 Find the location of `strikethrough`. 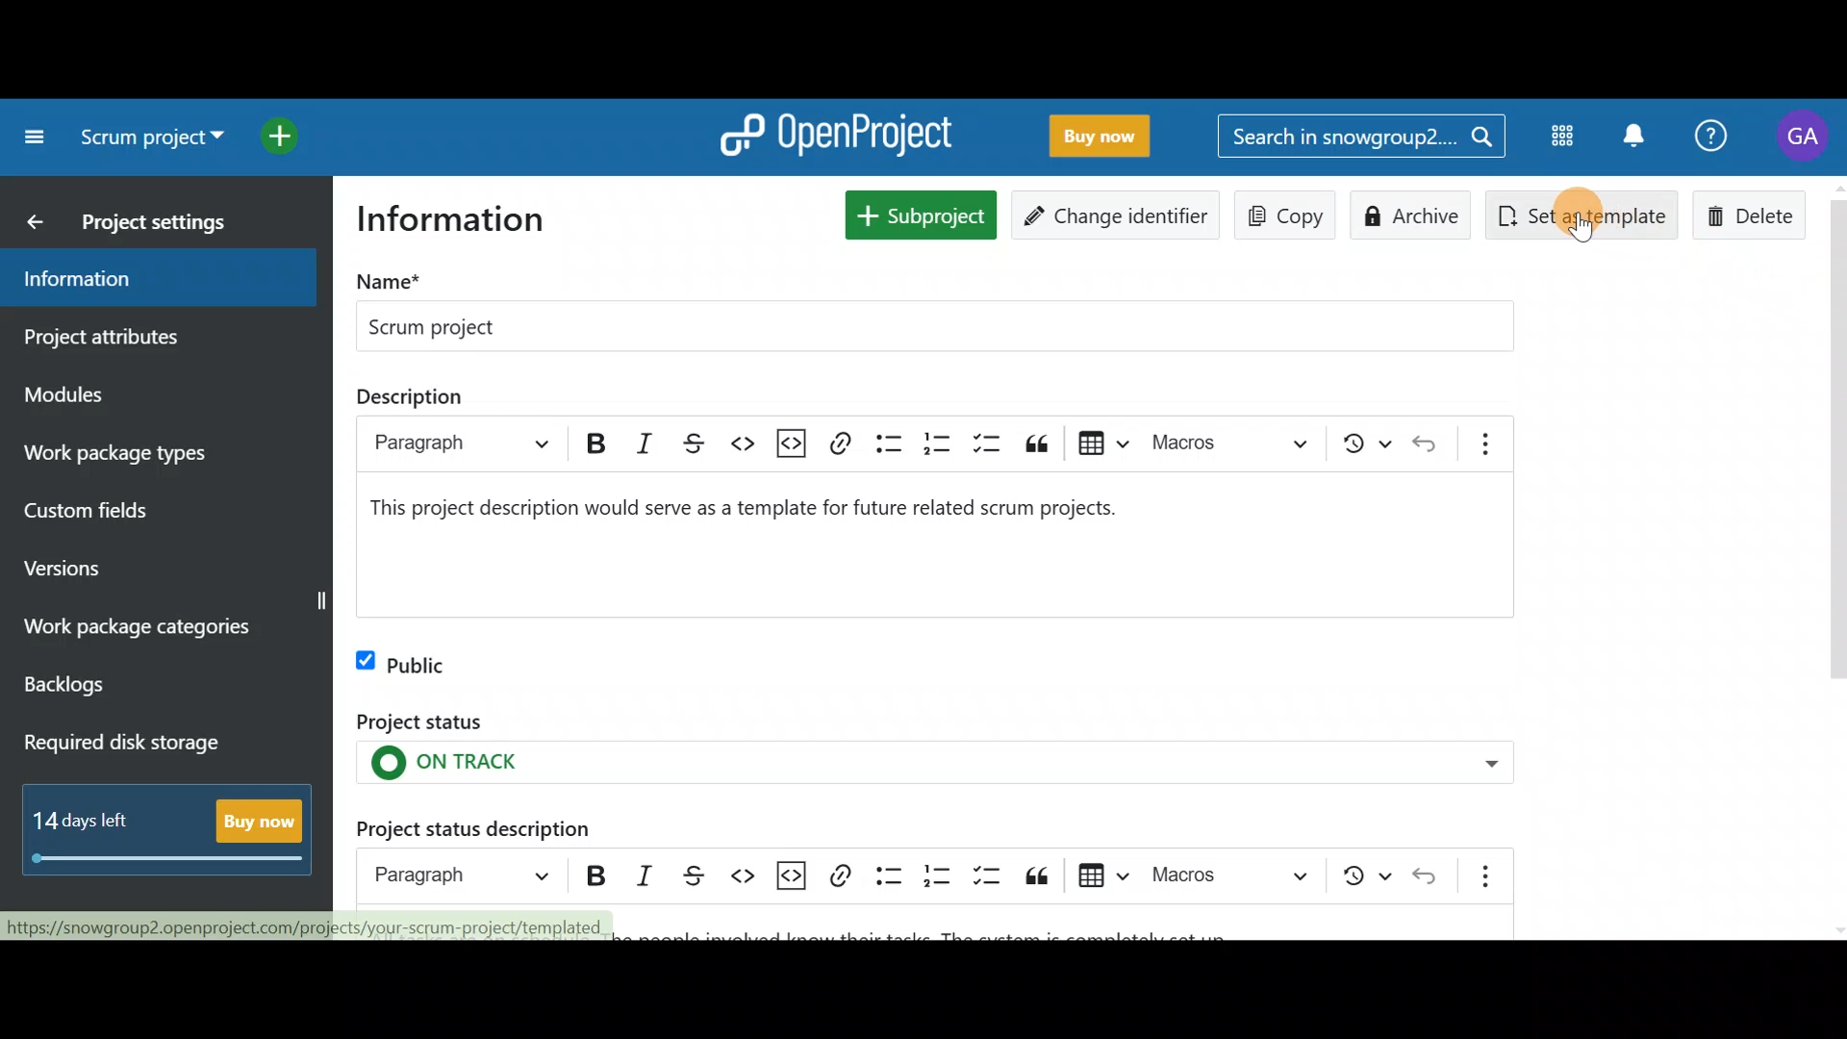

strikethrough is located at coordinates (693, 443).